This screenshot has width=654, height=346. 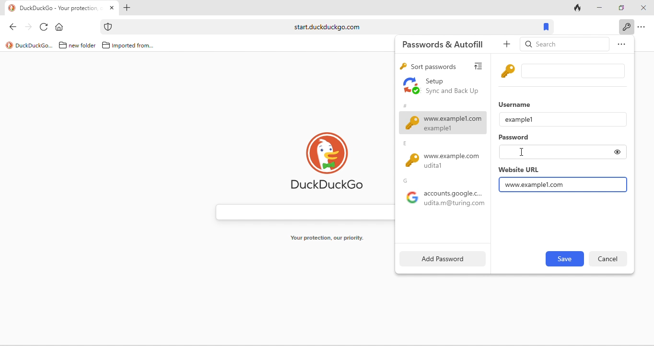 I want to click on maximize, so click(x=619, y=7).